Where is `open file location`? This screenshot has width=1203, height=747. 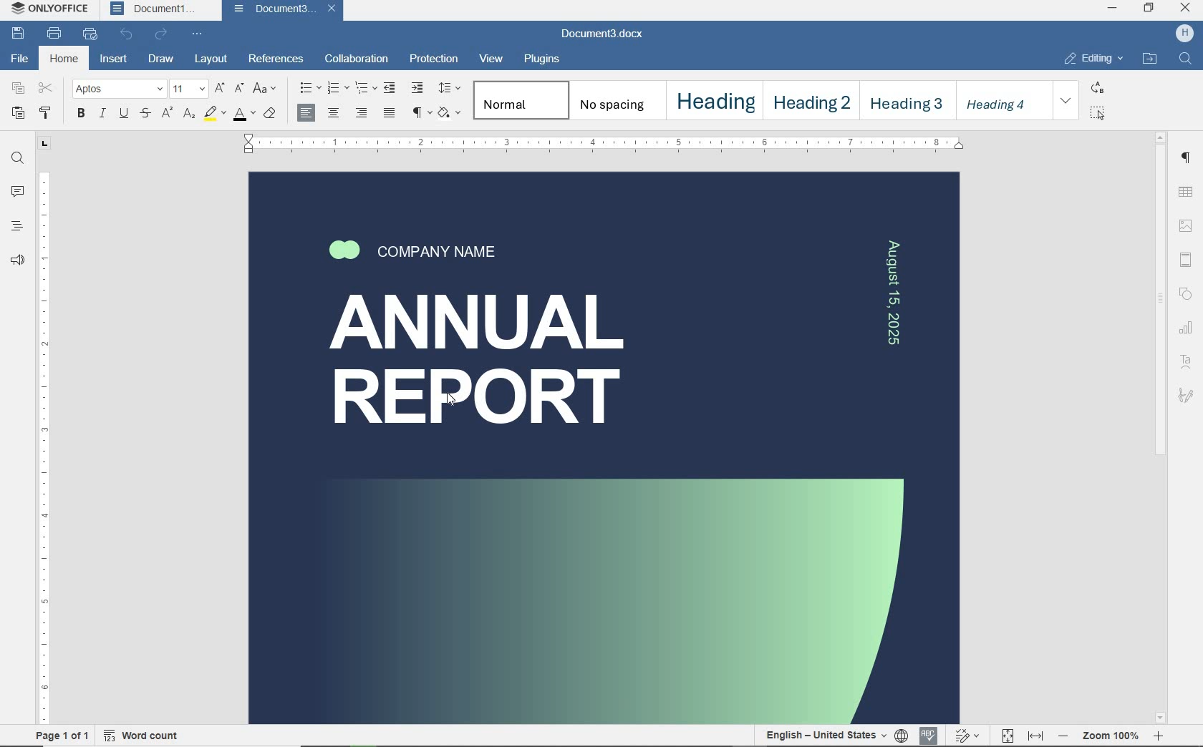 open file location is located at coordinates (1151, 60).